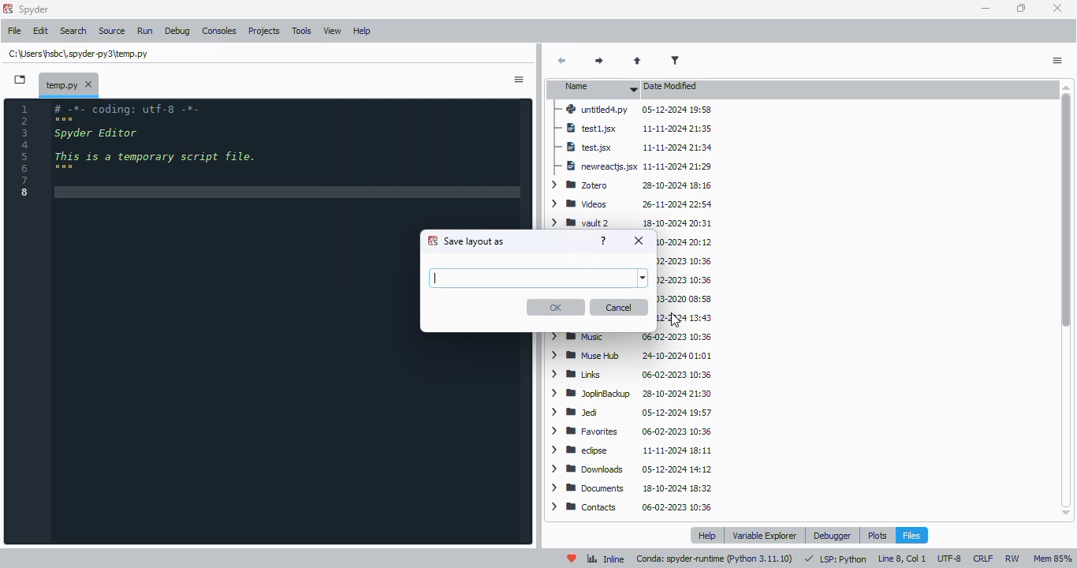  Describe the element at coordinates (833, 536) in the screenshot. I see `debugger` at that location.